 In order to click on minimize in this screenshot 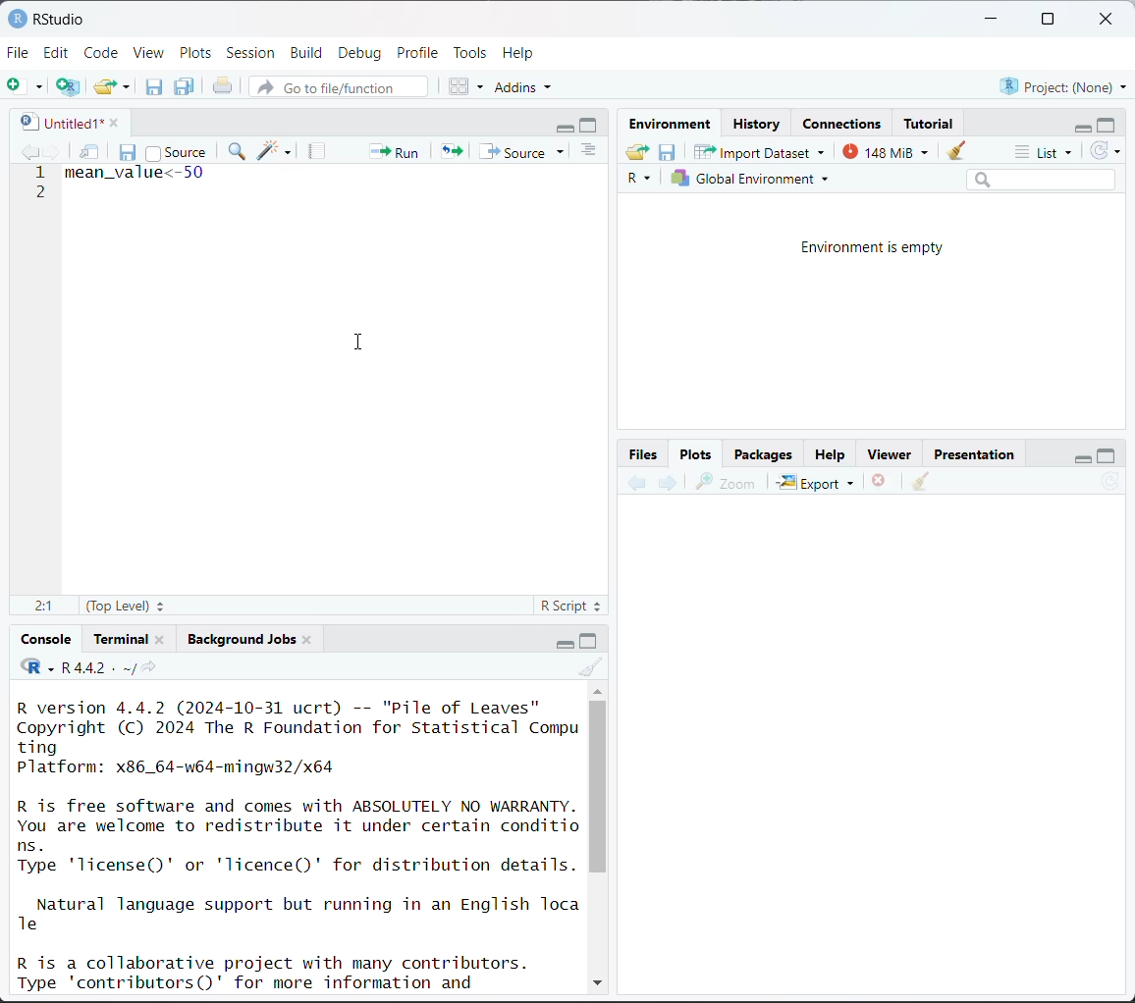, I will do `click(993, 20)`.